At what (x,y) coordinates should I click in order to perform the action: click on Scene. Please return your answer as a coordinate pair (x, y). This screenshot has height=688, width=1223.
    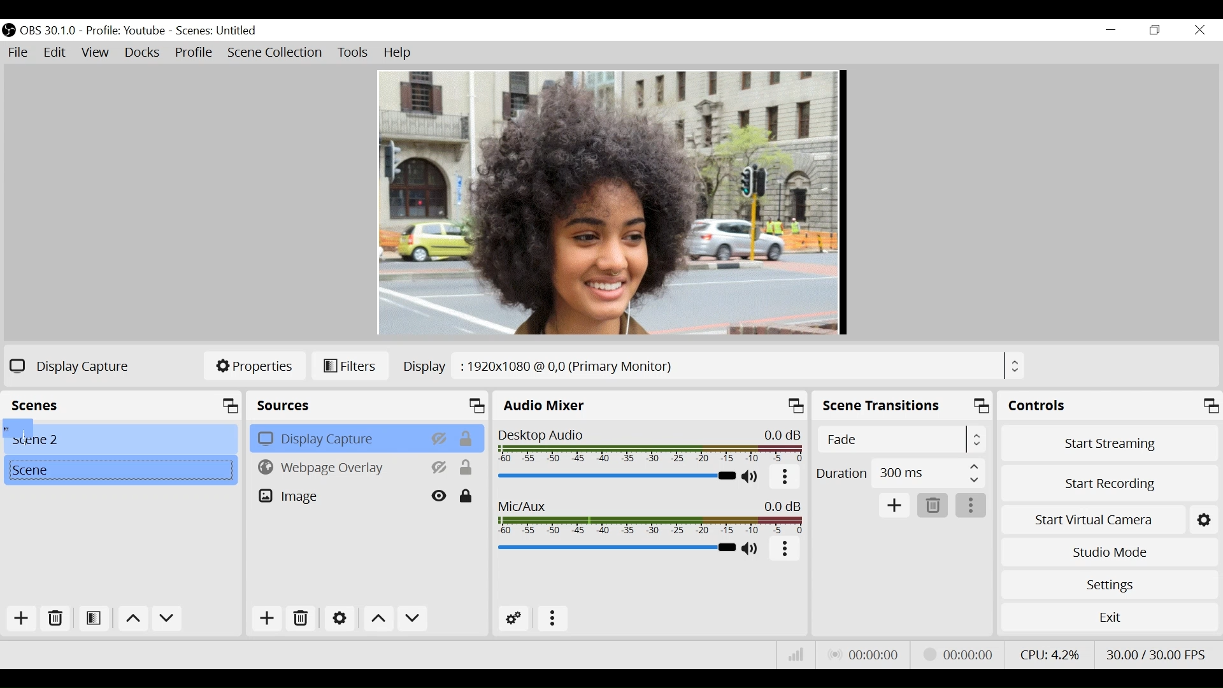
    Looking at the image, I should click on (124, 404).